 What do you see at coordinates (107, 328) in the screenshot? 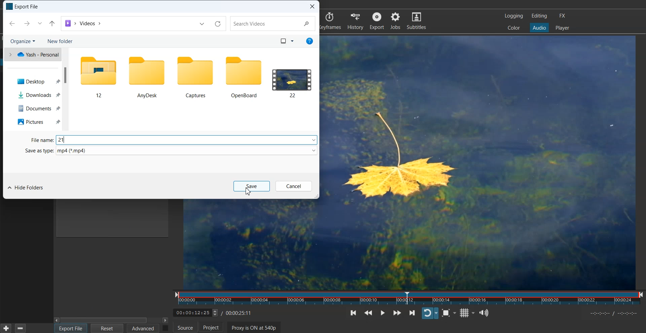
I see `Reset` at bounding box center [107, 328].